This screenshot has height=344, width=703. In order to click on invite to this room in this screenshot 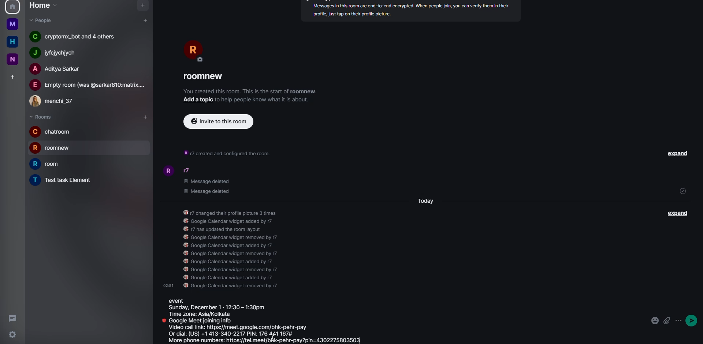, I will do `click(217, 121)`.